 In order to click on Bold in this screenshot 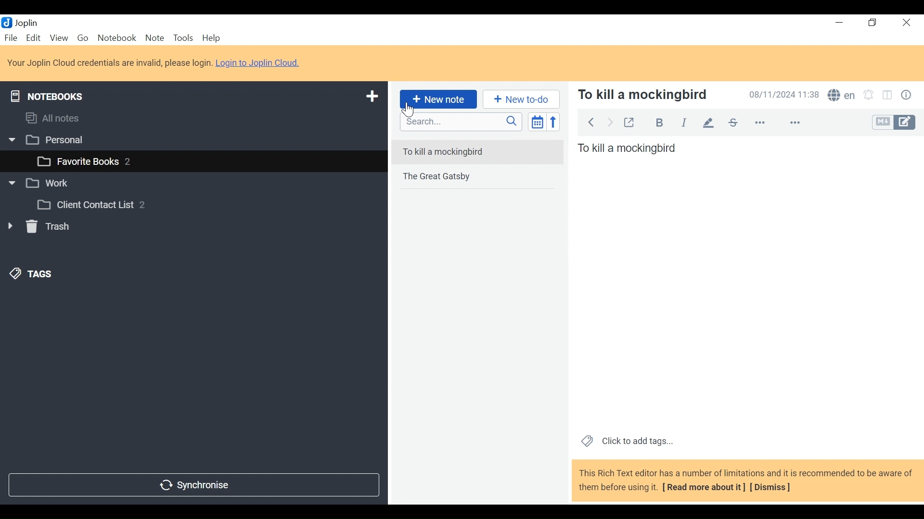, I will do `click(662, 123)`.